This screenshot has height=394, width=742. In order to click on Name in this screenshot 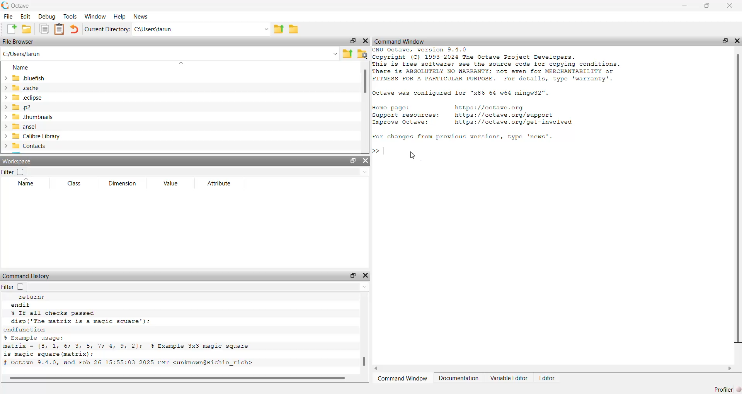, I will do `click(21, 68)`.